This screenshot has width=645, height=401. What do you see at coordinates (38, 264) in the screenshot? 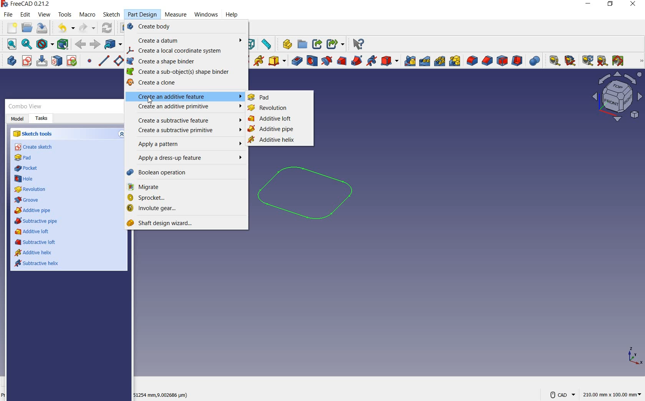
I see `subtractive helix` at bounding box center [38, 264].